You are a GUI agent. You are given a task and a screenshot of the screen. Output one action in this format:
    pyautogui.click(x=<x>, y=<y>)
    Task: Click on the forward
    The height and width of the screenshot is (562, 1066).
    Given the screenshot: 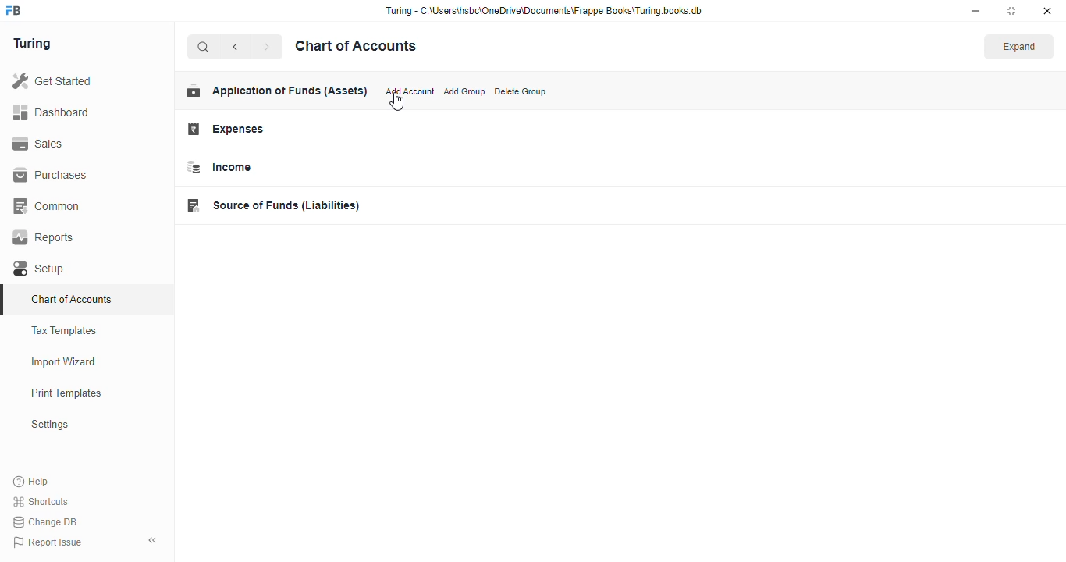 What is the action you would take?
    pyautogui.click(x=267, y=47)
    